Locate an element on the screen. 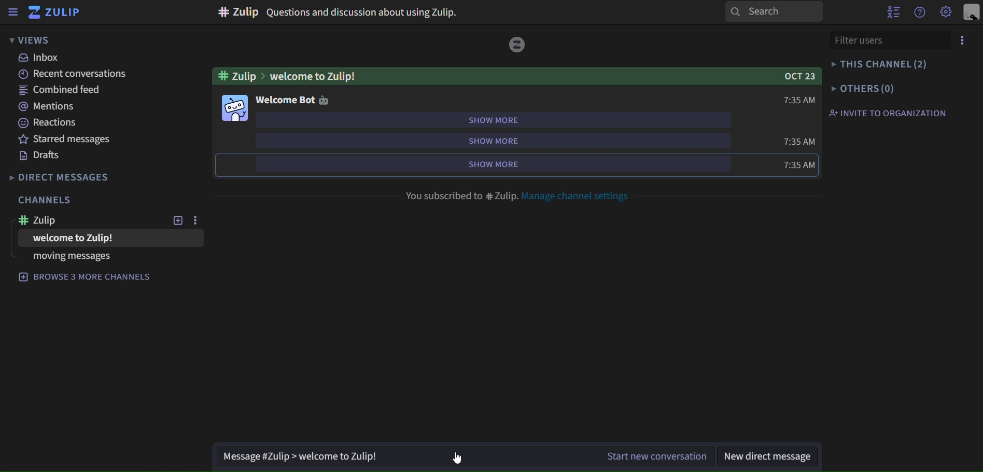 This screenshot has width=983, height=472. views is located at coordinates (30, 39).